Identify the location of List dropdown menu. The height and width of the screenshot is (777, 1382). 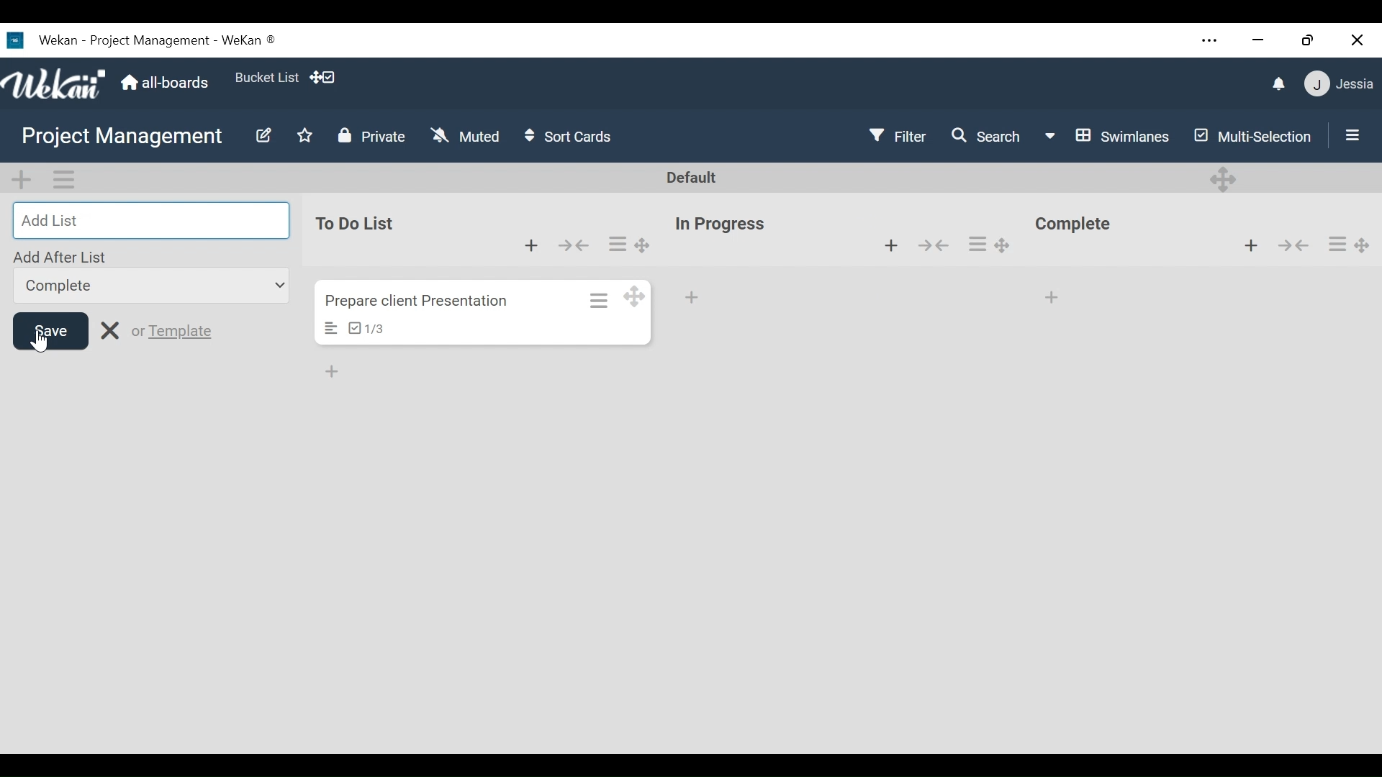
(150, 286).